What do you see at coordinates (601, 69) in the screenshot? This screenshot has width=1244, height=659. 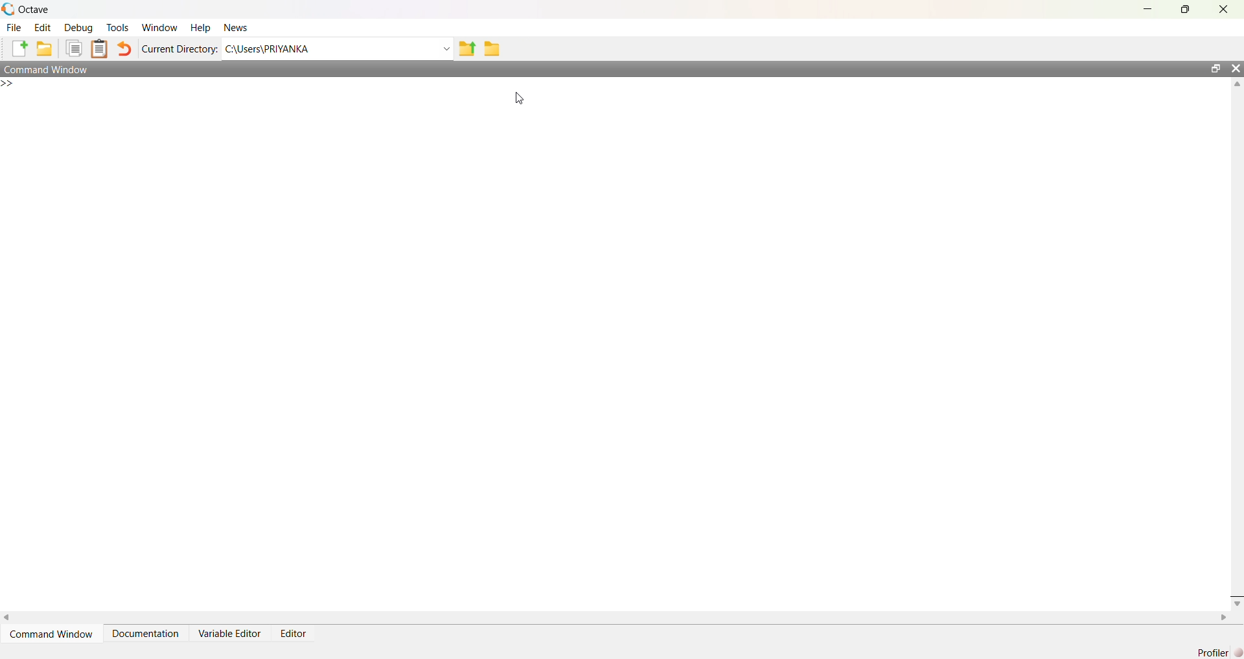 I see `Command Window` at bounding box center [601, 69].